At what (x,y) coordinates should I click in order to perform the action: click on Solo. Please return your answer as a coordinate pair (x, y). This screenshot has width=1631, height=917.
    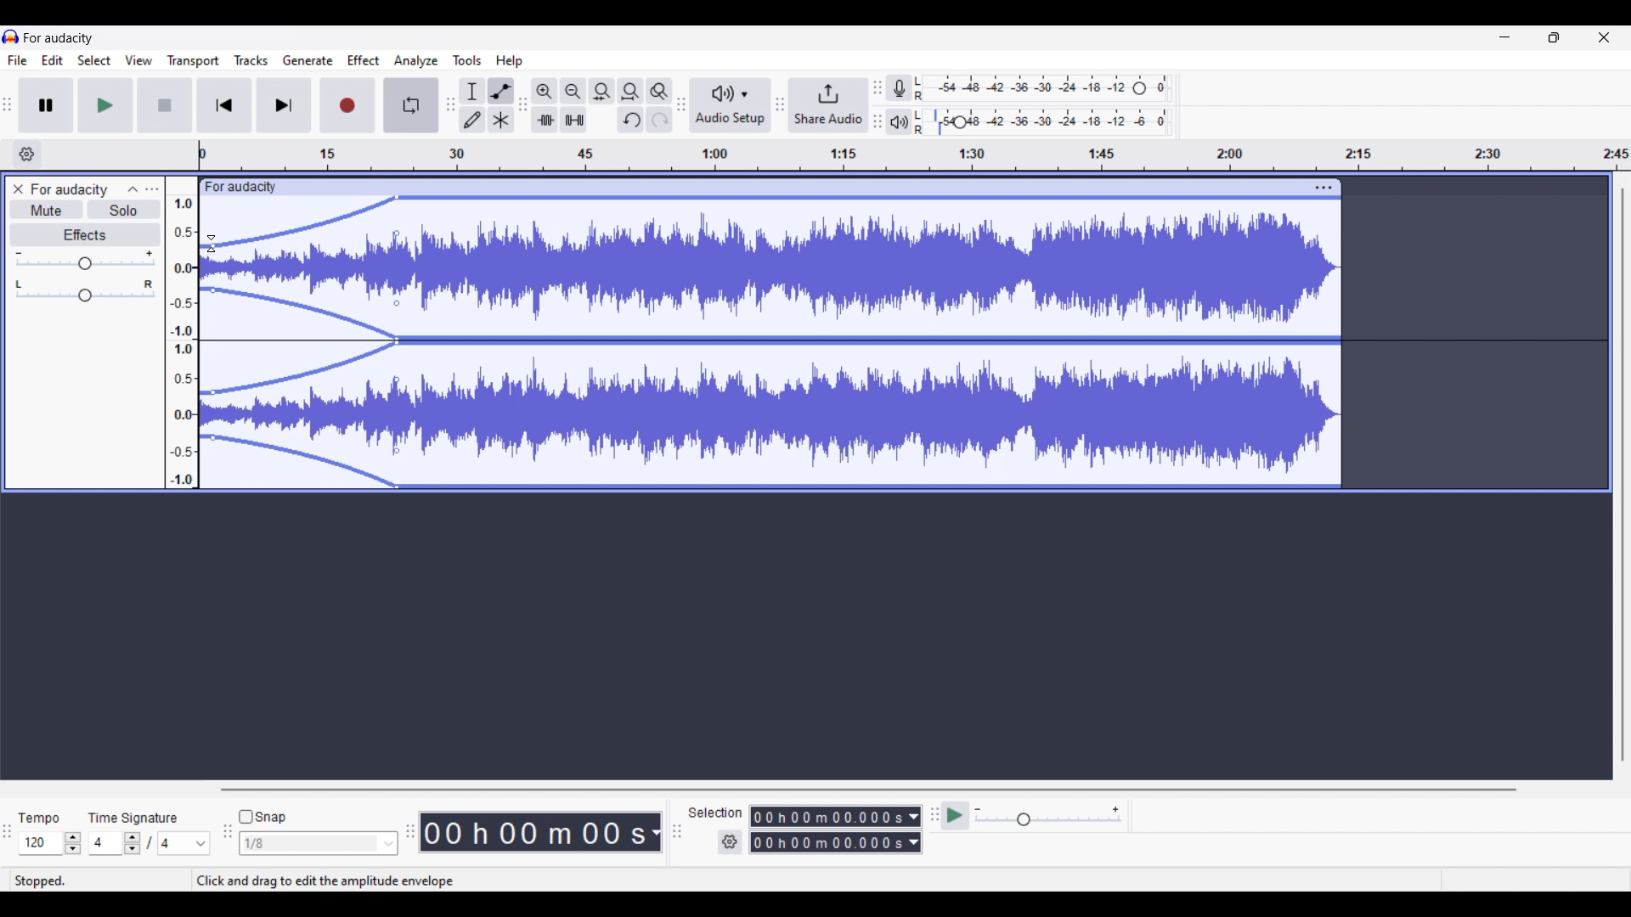
    Looking at the image, I should click on (123, 210).